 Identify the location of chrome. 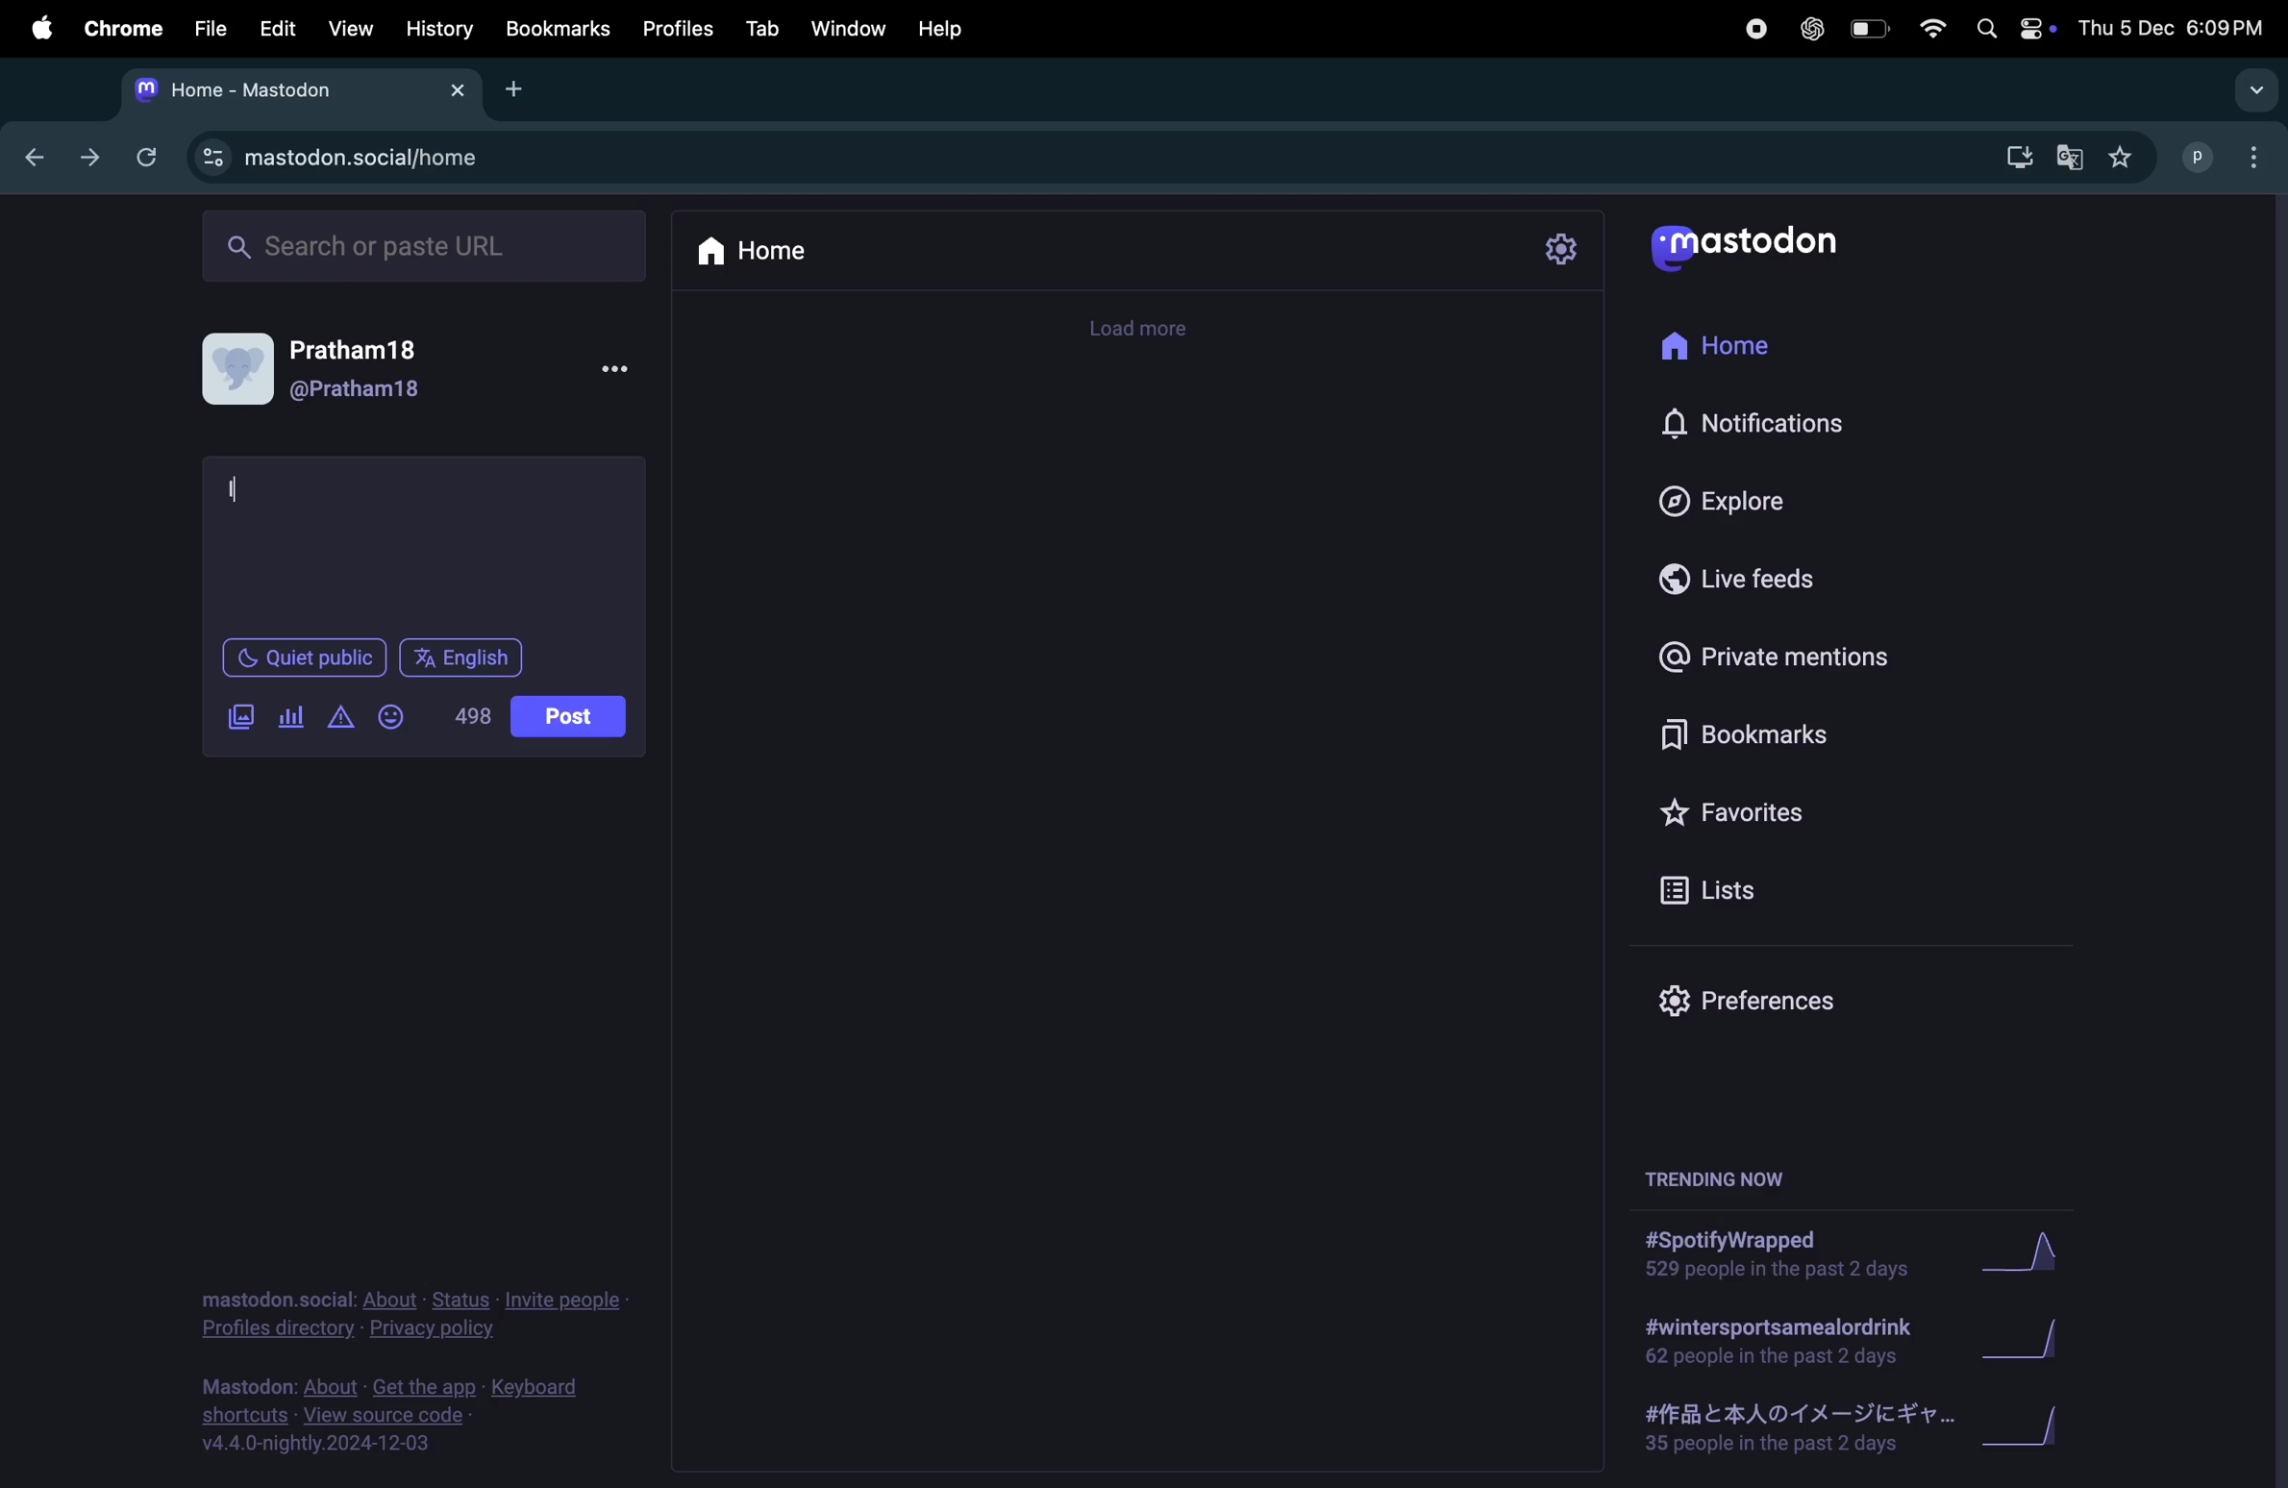
(116, 26).